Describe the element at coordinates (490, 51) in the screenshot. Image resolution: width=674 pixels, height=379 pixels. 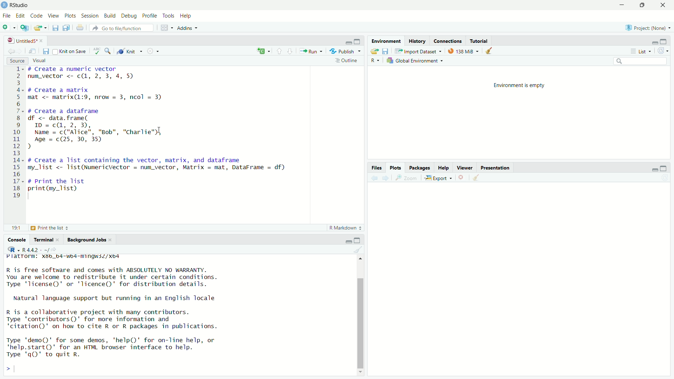
I see `clear` at that location.